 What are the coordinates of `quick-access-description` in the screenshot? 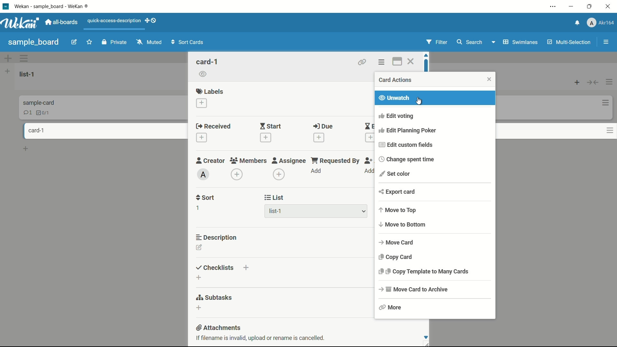 It's located at (113, 20).